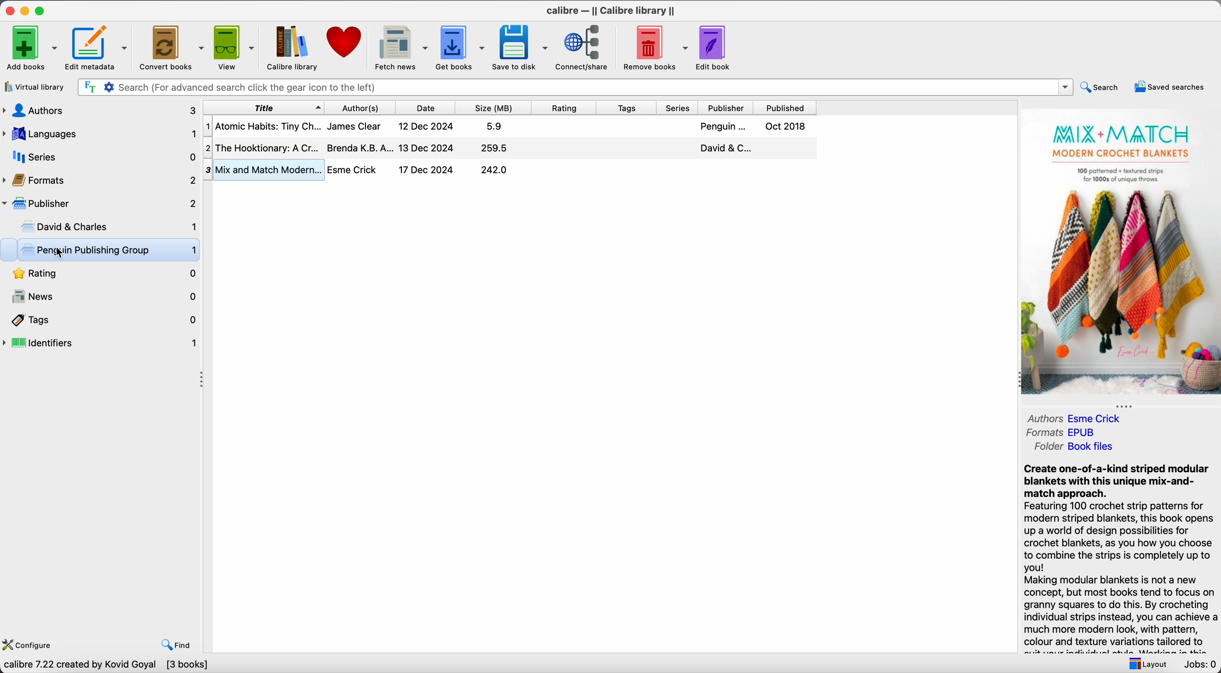 This screenshot has height=673, width=1221. What do you see at coordinates (680, 108) in the screenshot?
I see `series` at bounding box center [680, 108].